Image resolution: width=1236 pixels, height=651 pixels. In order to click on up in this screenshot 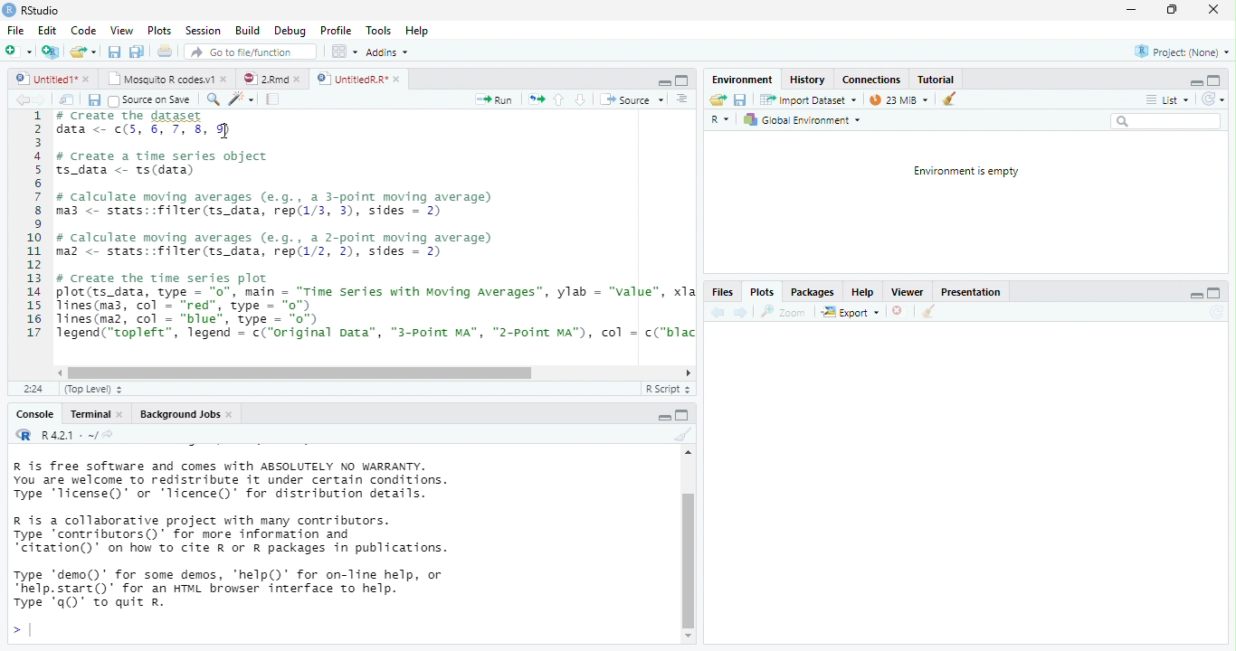, I will do `click(559, 99)`.